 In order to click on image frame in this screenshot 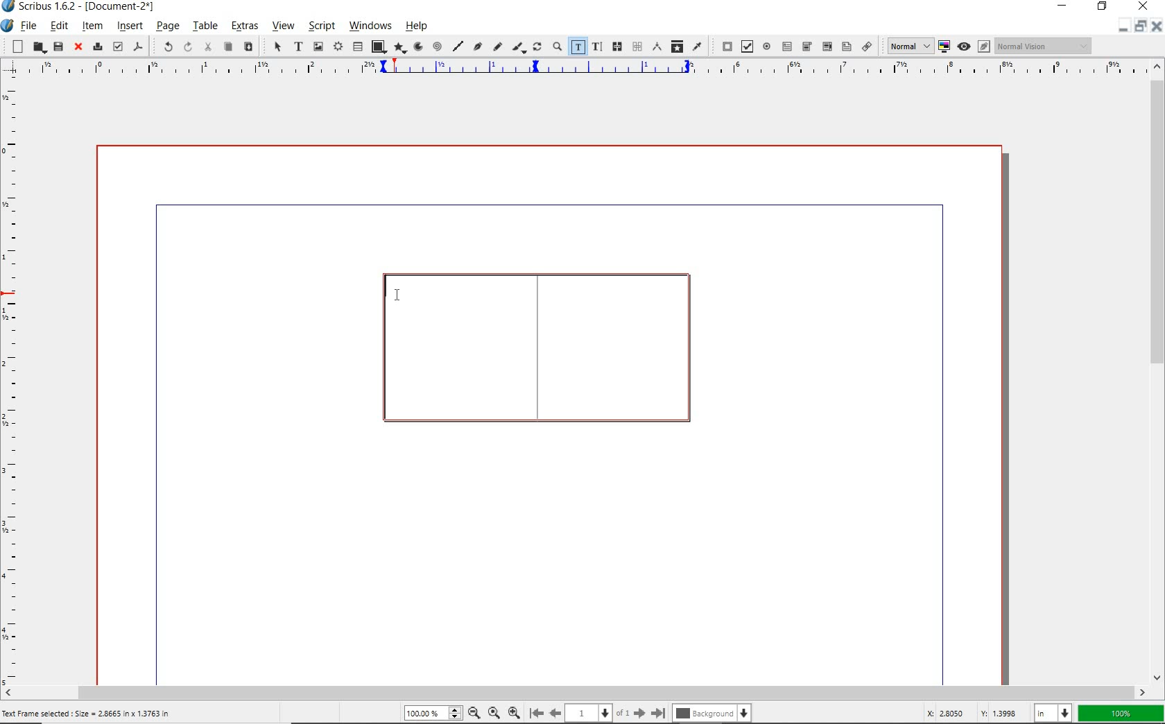, I will do `click(318, 46)`.